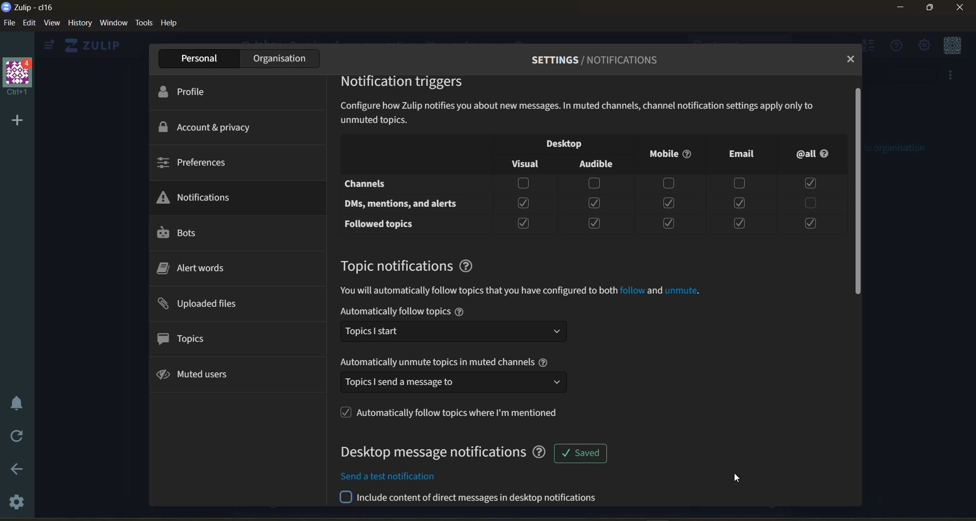 The height and width of the screenshot is (521, 976). Describe the element at coordinates (194, 164) in the screenshot. I see `preferences` at that location.